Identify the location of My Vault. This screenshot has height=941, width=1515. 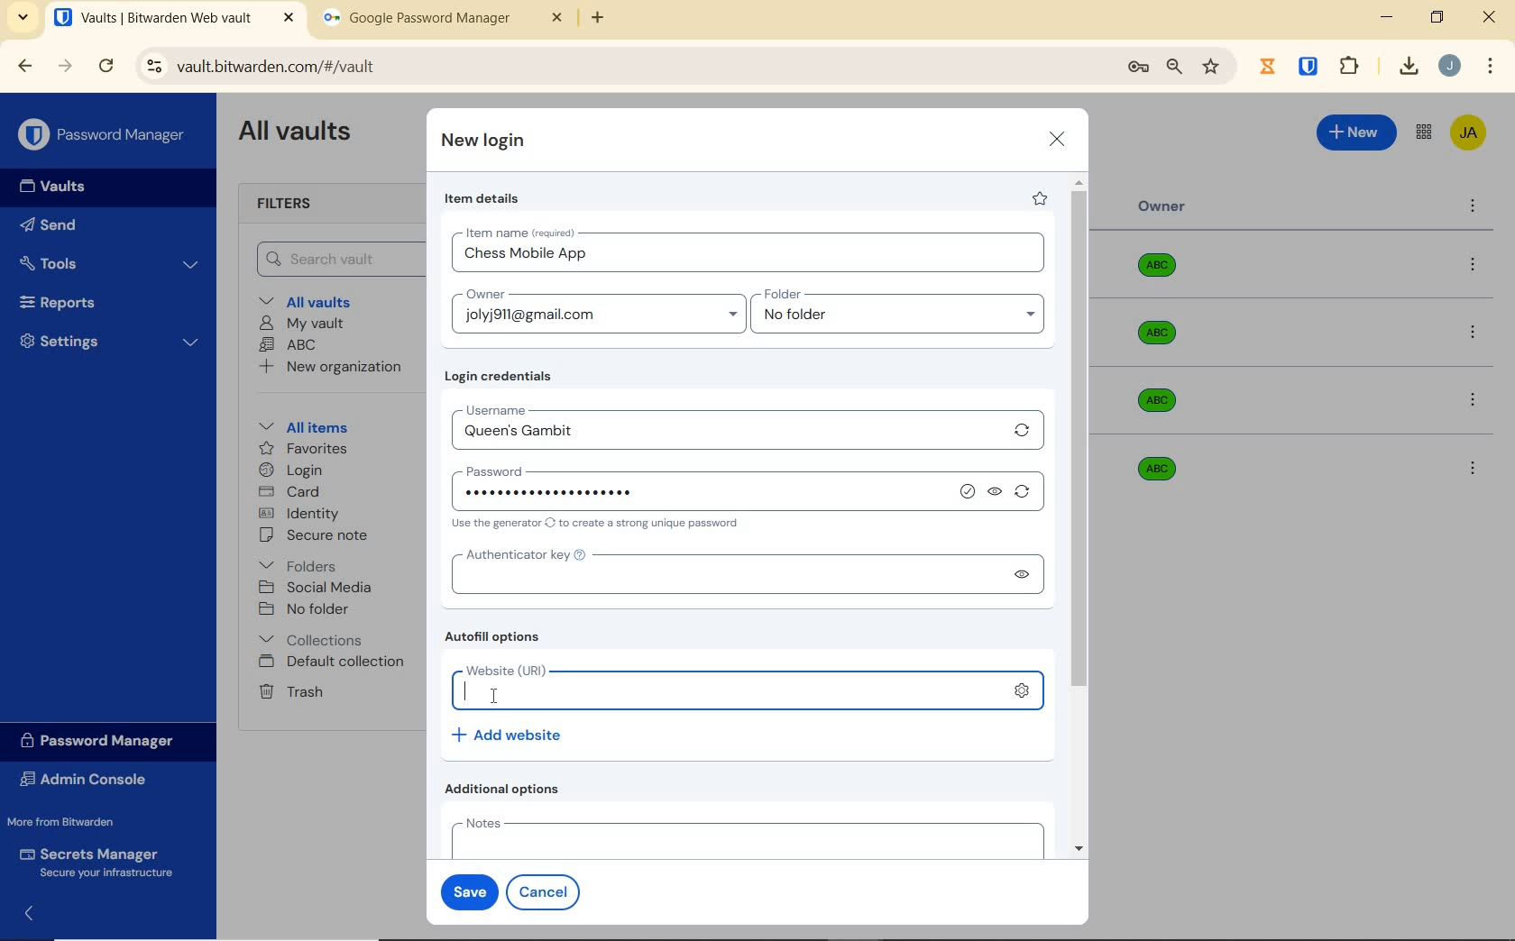
(302, 323).